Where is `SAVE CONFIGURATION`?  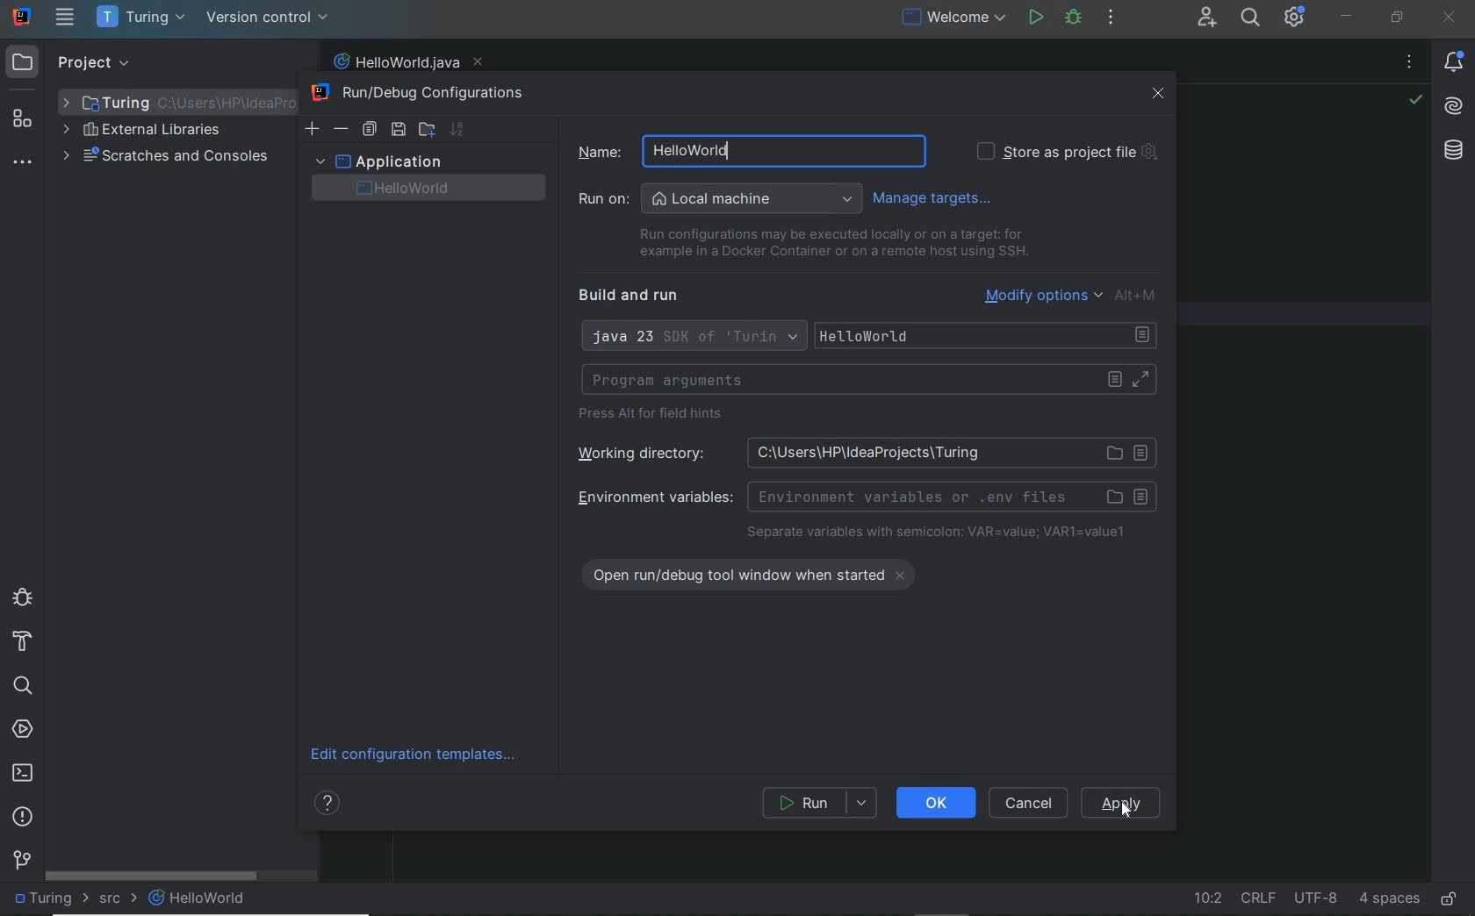 SAVE CONFIGURATION is located at coordinates (398, 130).